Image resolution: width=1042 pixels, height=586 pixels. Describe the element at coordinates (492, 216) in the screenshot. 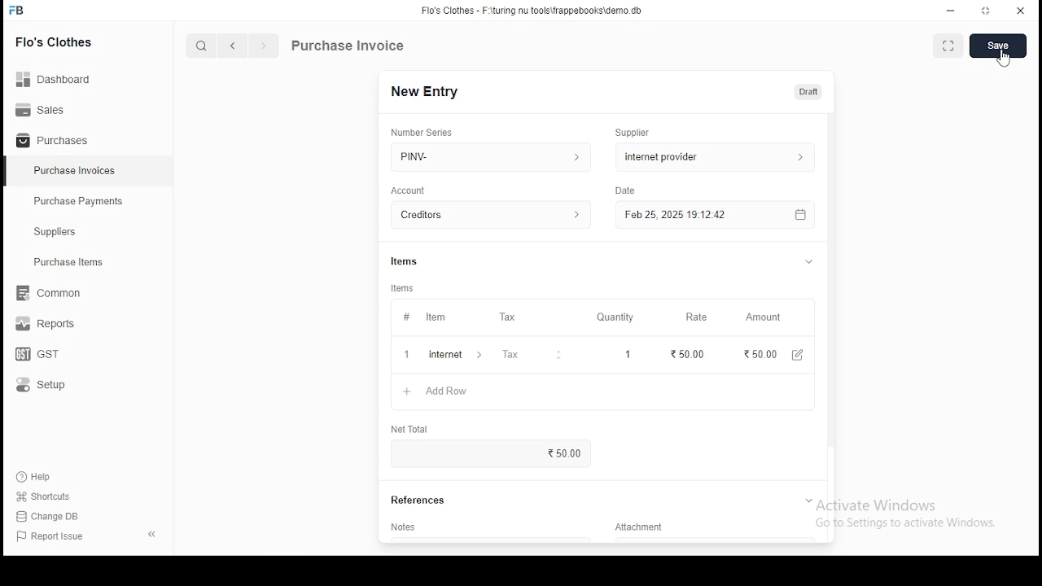

I see `account` at that location.